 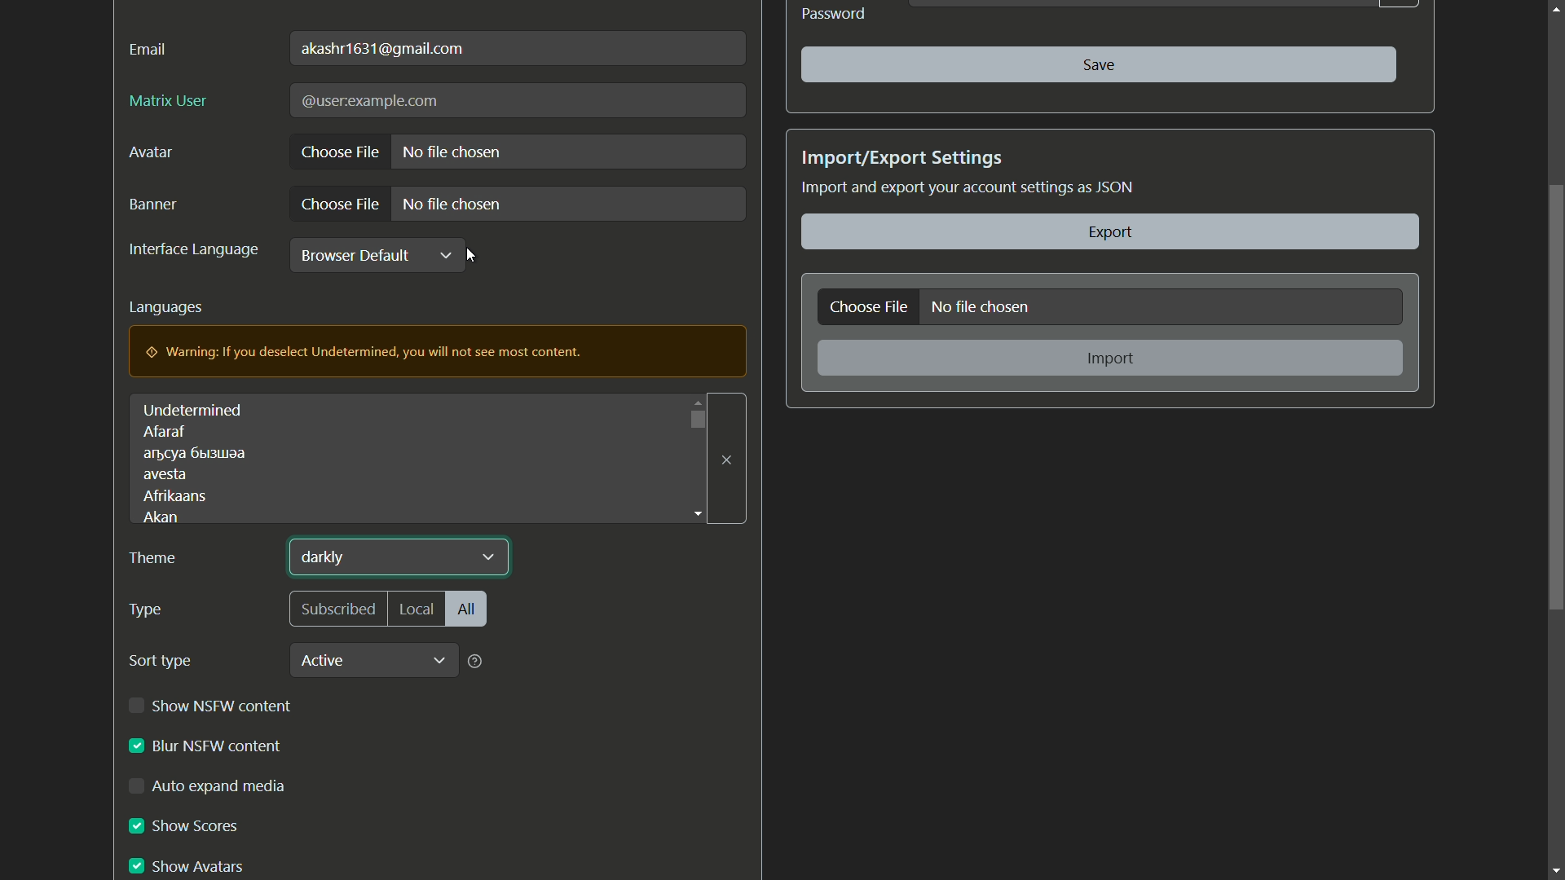 I want to click on matrix user, so click(x=168, y=102).